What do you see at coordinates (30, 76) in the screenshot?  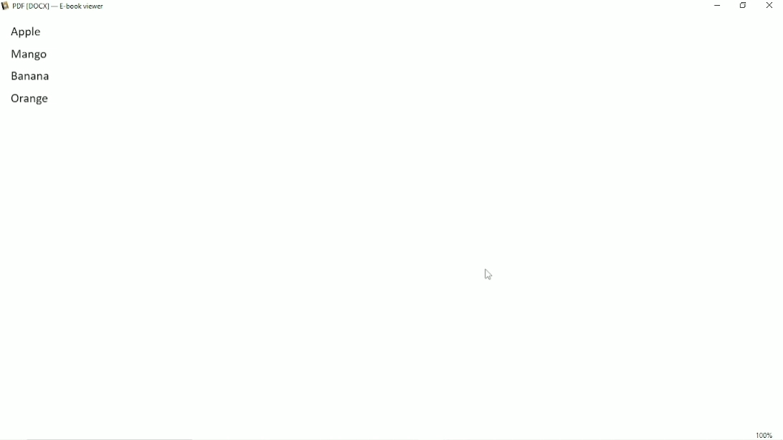 I see `banana` at bounding box center [30, 76].